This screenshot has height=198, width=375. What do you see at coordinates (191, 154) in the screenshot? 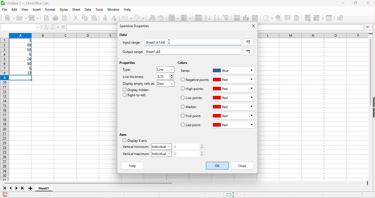
I see `0` at bounding box center [191, 154].